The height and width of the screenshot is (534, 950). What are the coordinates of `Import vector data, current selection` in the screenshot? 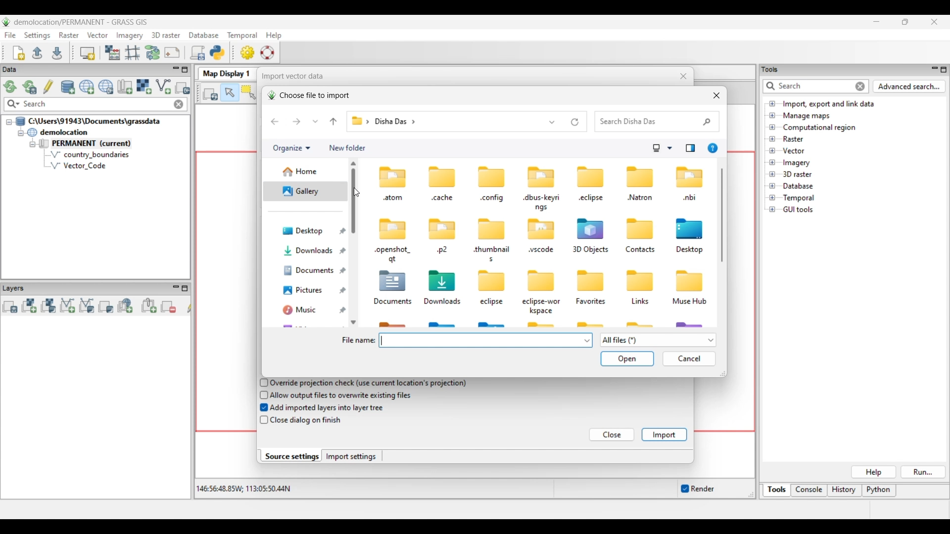 It's located at (163, 87).